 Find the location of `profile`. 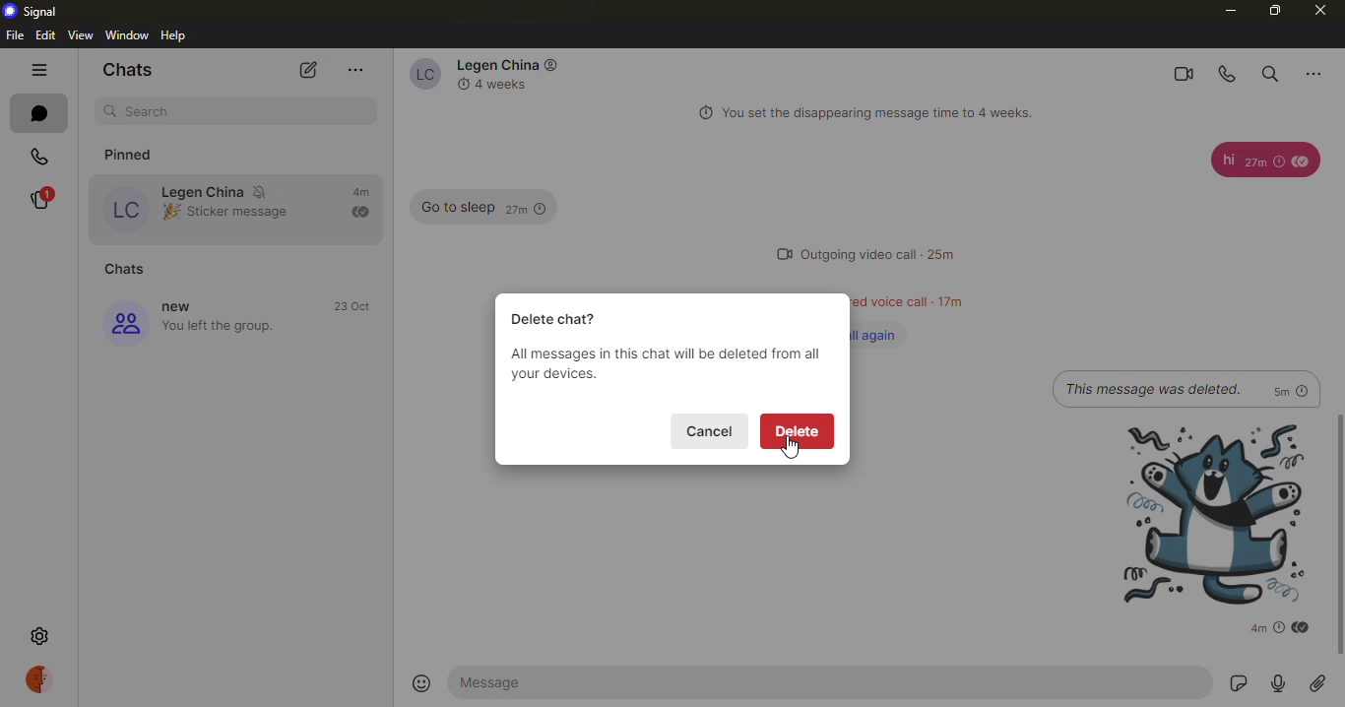

profile is located at coordinates (418, 74).